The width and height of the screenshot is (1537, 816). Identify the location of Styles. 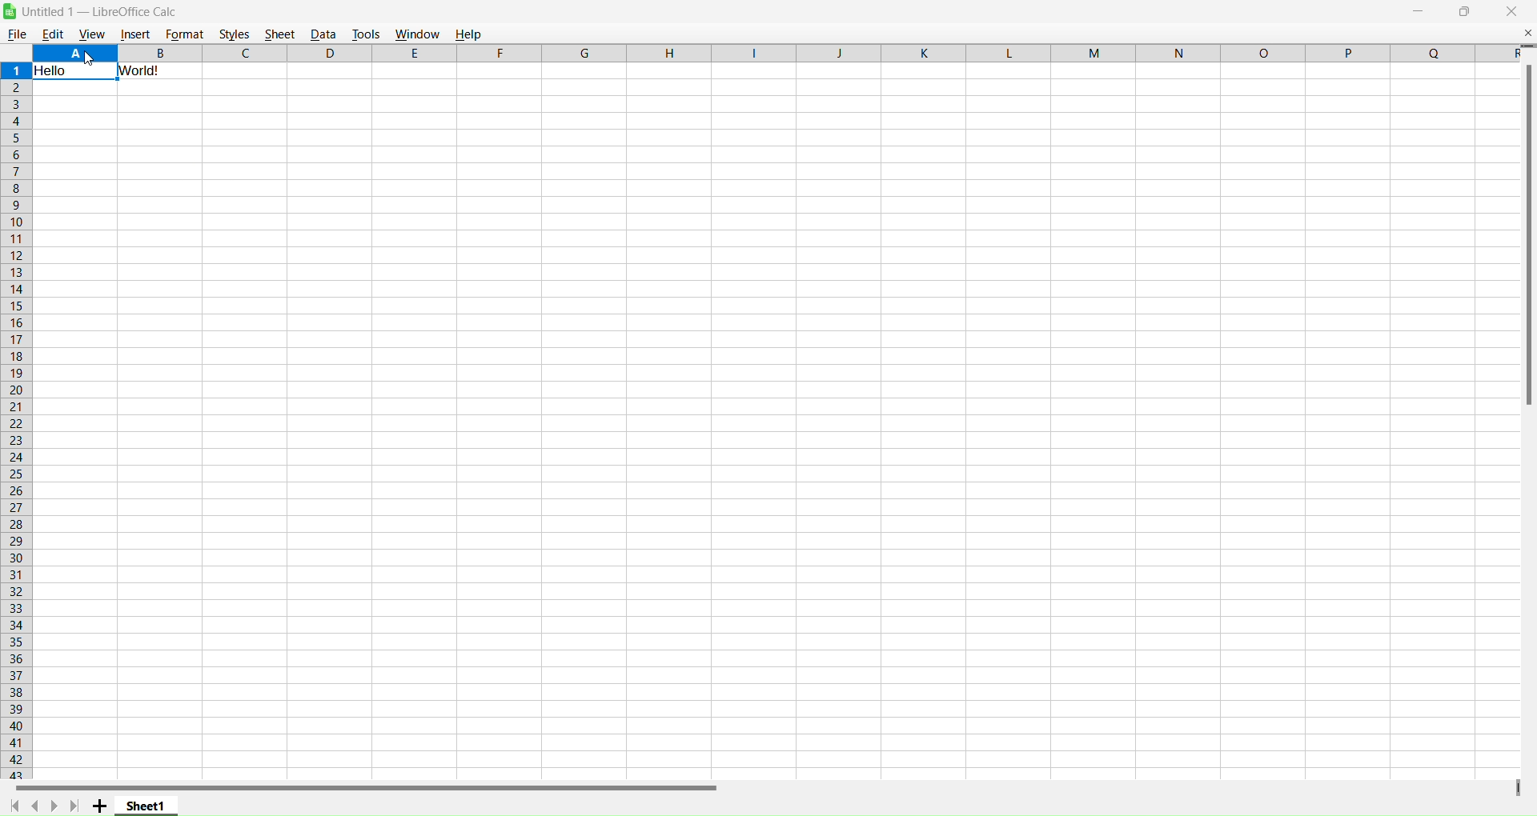
(235, 34).